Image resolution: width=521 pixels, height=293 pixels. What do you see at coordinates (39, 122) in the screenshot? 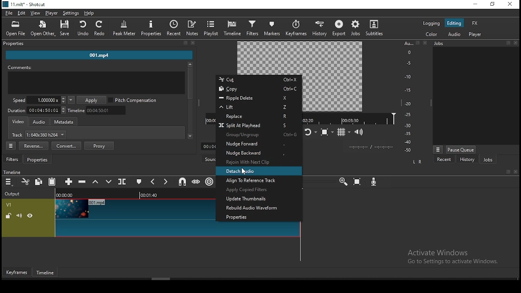
I see `audio` at bounding box center [39, 122].